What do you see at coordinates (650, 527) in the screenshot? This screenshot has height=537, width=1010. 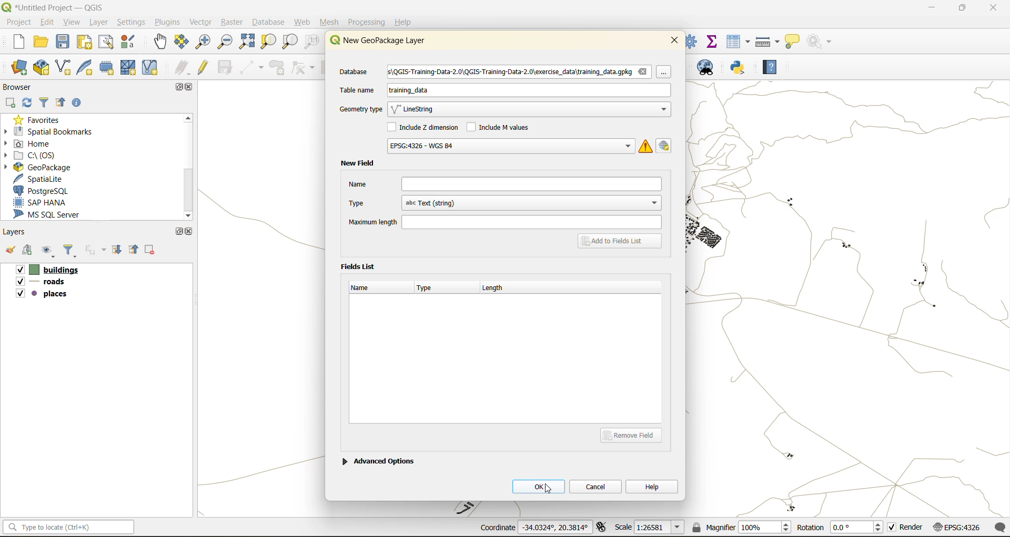 I see `scale(1:26581)` at bounding box center [650, 527].